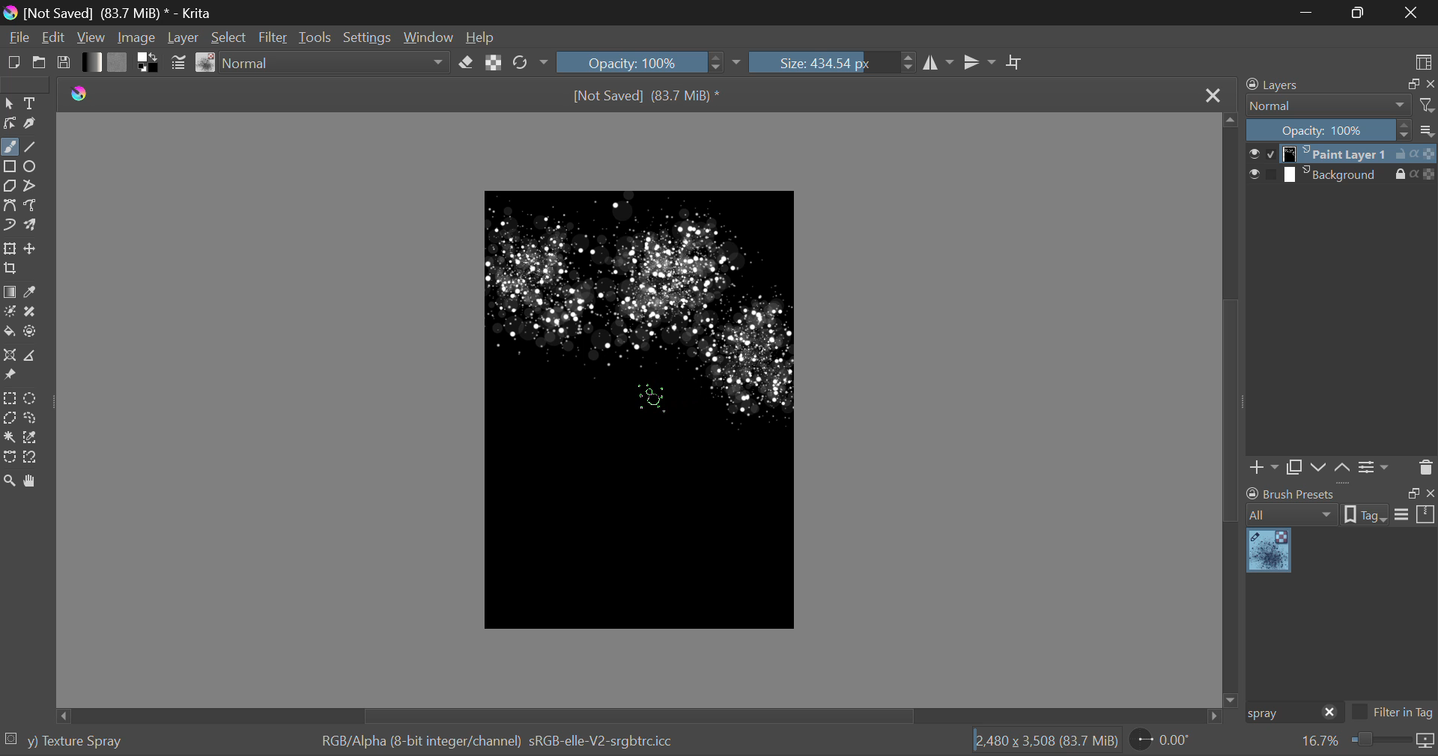 The width and height of the screenshot is (1438, 756). What do you see at coordinates (13, 62) in the screenshot?
I see `New` at bounding box center [13, 62].